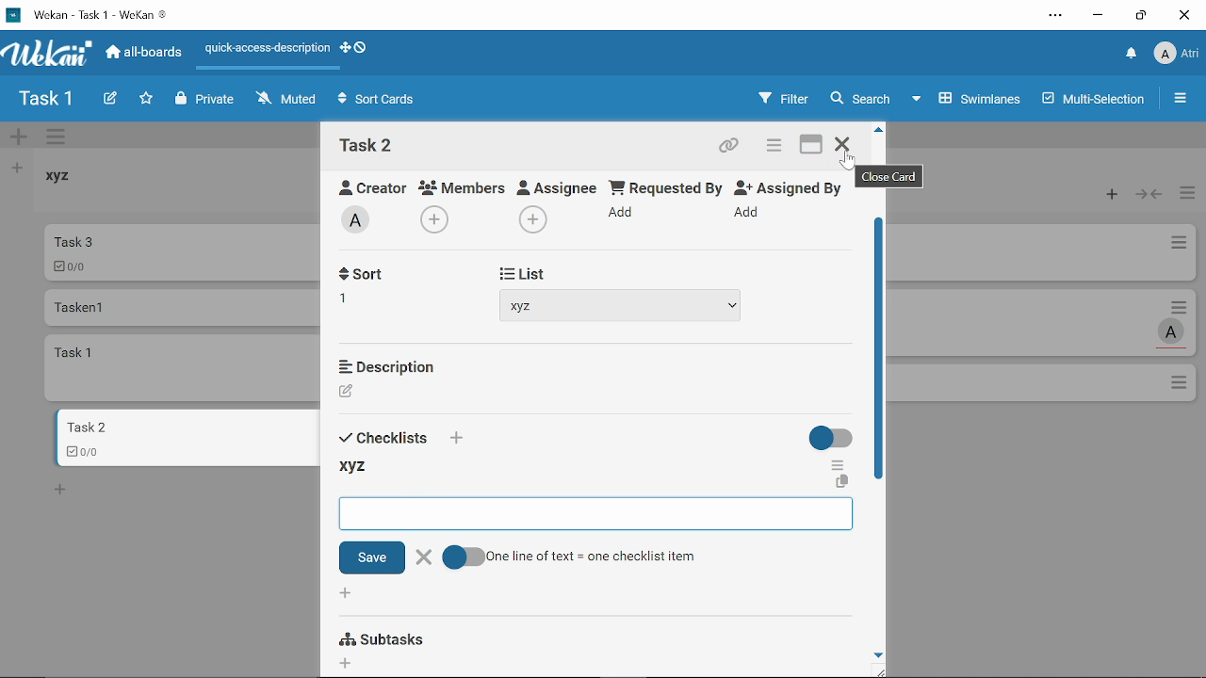 This screenshot has height=678, width=1206. What do you see at coordinates (385, 438) in the screenshot?
I see `Sort` at bounding box center [385, 438].